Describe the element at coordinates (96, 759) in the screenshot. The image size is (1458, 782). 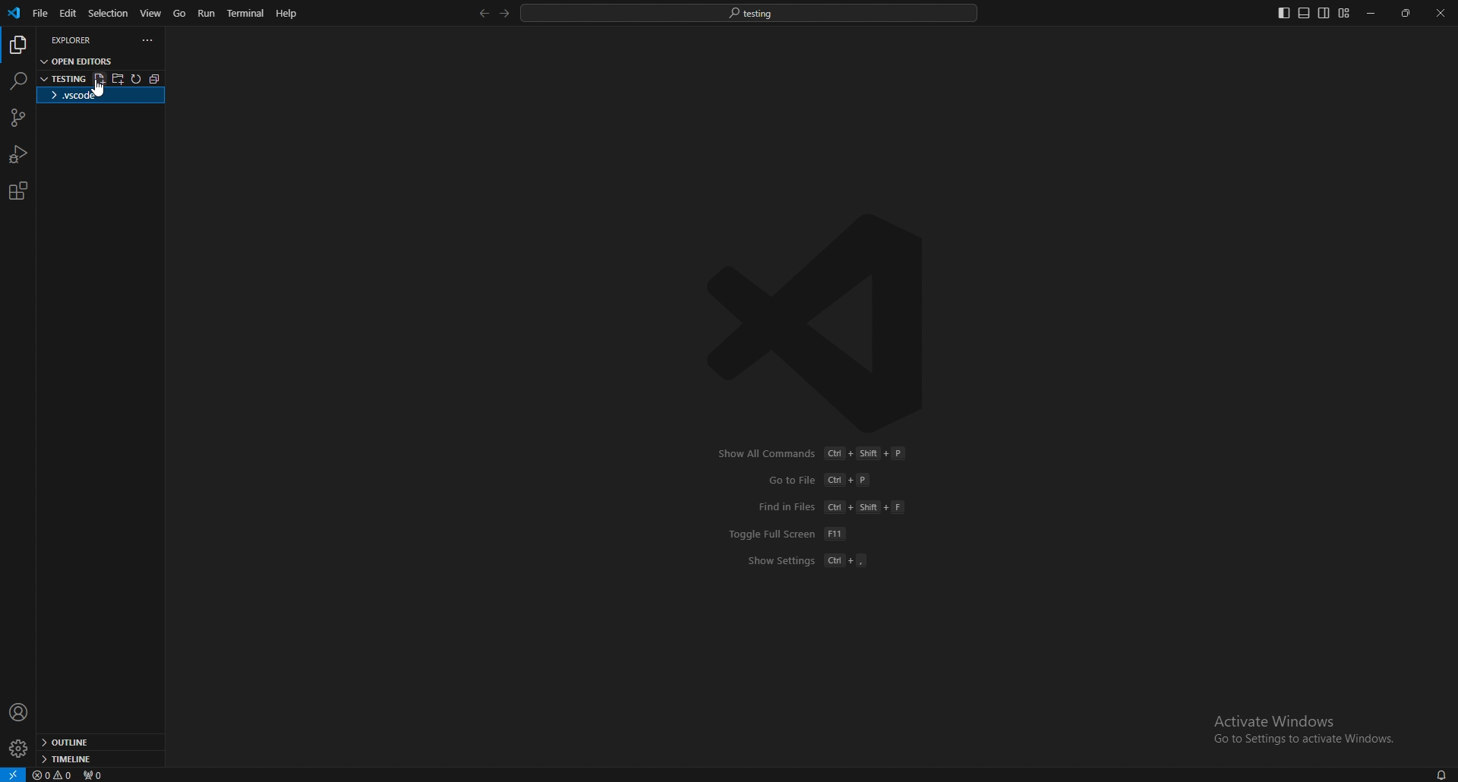
I see `timeline` at that location.